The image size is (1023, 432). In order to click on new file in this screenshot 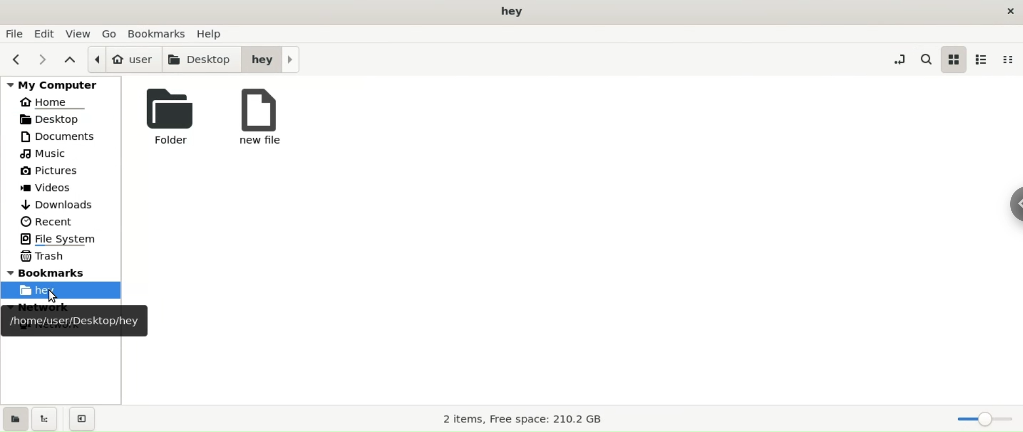, I will do `click(259, 121)`.